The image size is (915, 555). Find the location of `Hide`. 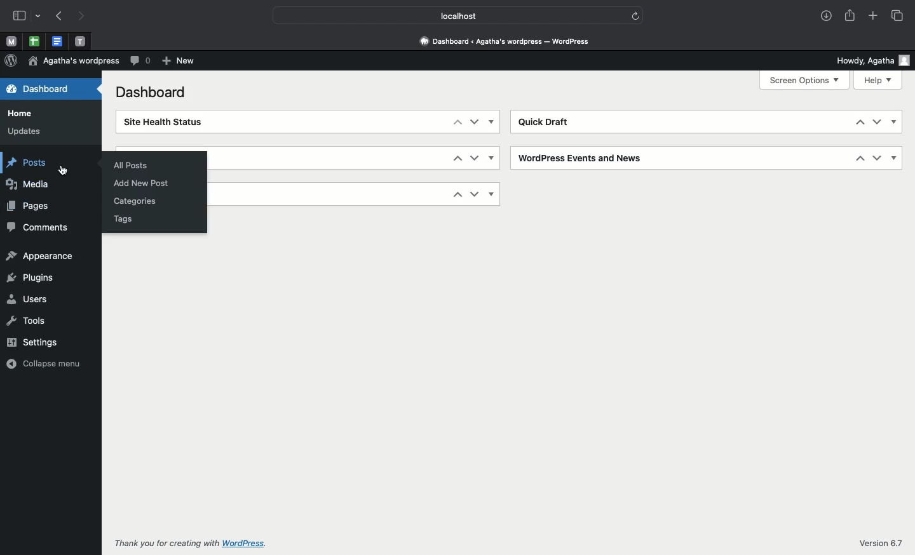

Hide is located at coordinates (494, 122).